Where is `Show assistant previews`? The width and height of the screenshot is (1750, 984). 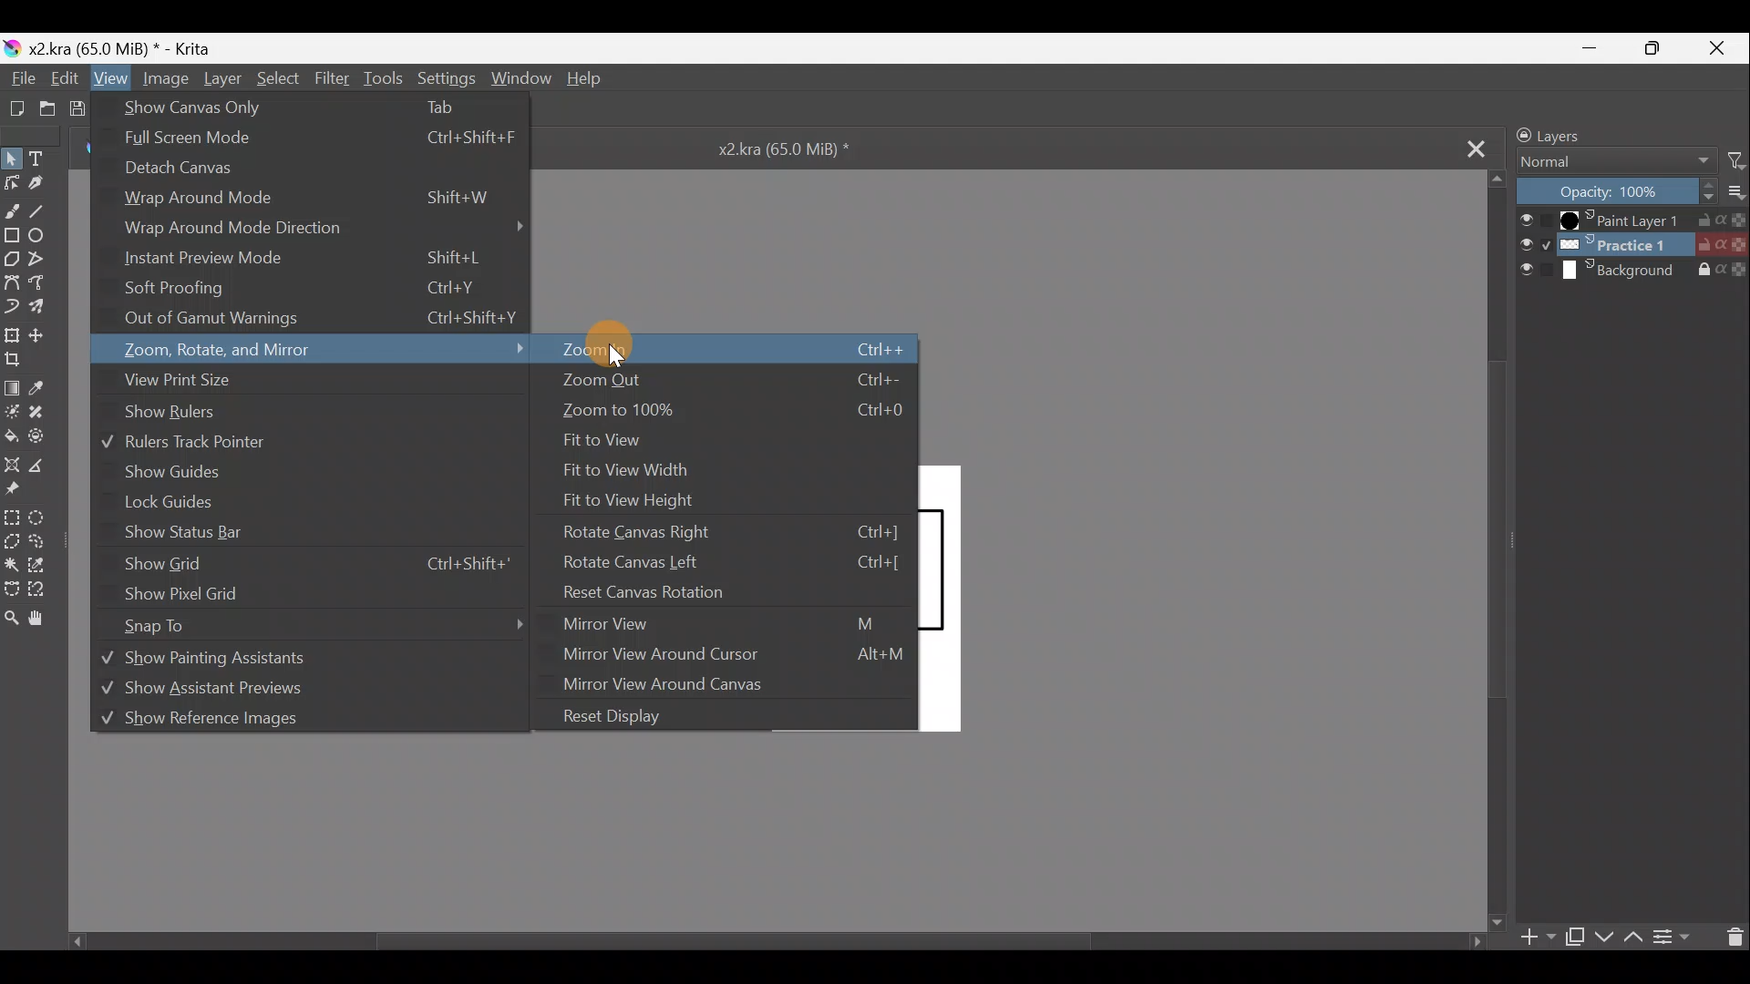 Show assistant previews is located at coordinates (262, 687).